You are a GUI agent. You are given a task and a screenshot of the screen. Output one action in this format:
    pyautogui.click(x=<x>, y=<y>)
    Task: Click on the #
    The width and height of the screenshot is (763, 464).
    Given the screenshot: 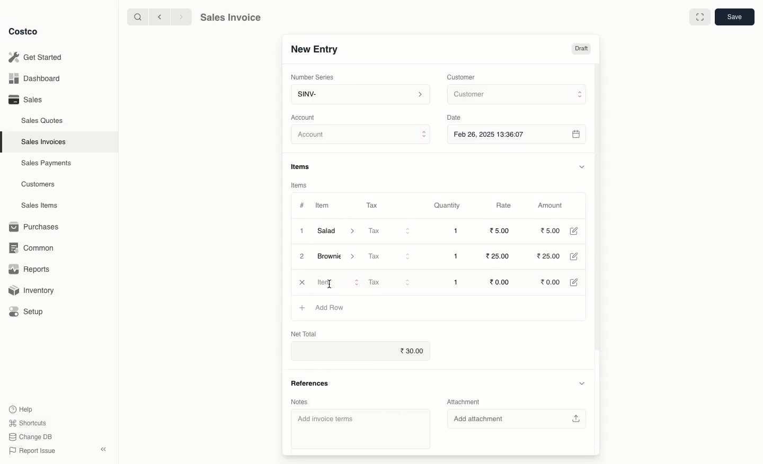 What is the action you would take?
    pyautogui.click(x=302, y=204)
    